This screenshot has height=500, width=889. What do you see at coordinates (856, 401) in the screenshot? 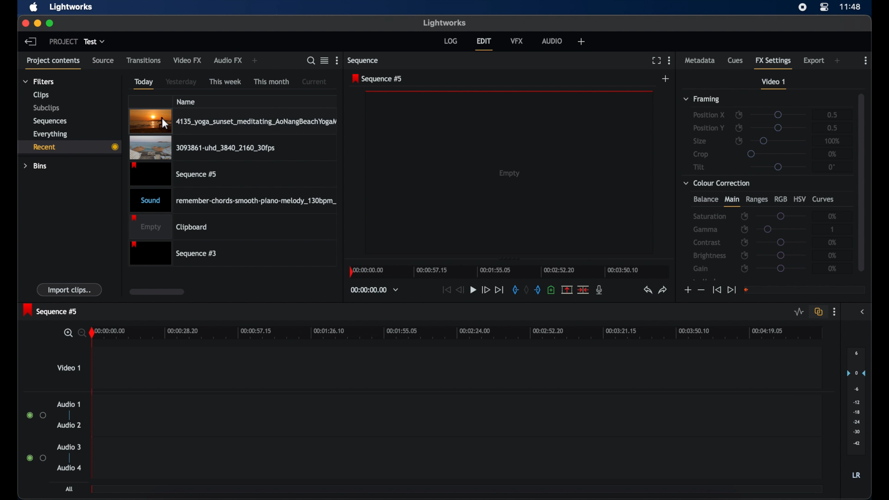
I see `audio output levels` at bounding box center [856, 401].